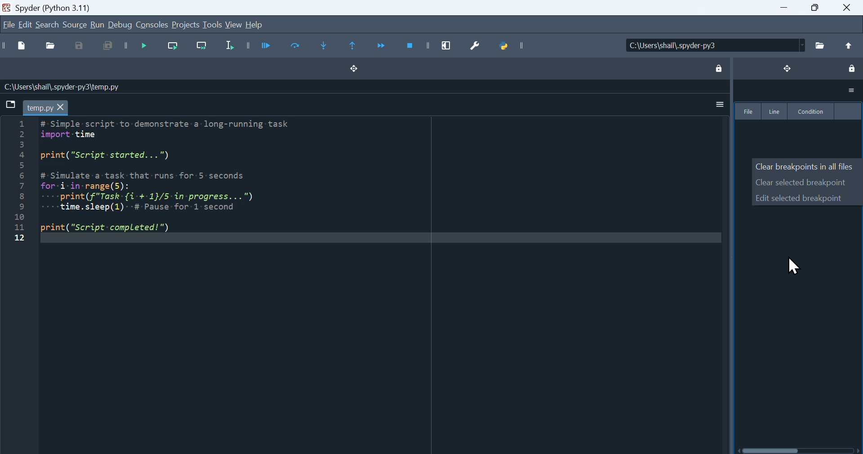 The width and height of the screenshot is (863, 454). What do you see at coordinates (800, 197) in the screenshot?
I see `Edit selected breakpoint` at bounding box center [800, 197].